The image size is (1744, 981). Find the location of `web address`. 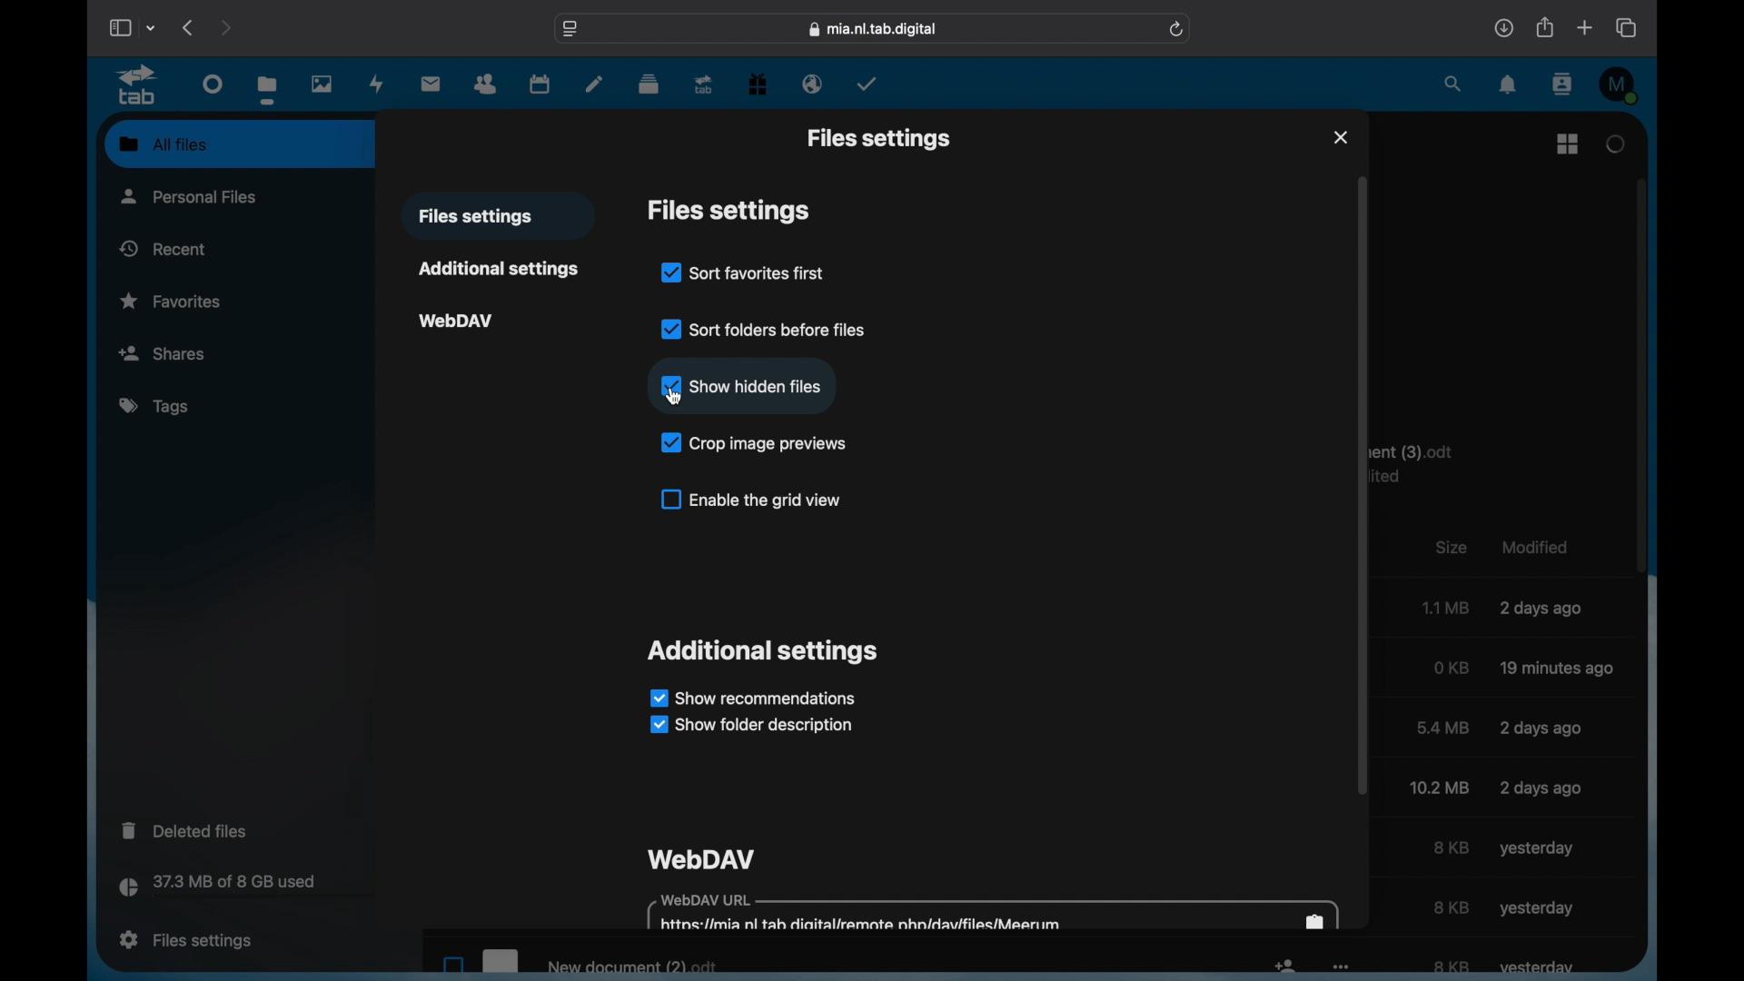

web address is located at coordinates (571, 30).